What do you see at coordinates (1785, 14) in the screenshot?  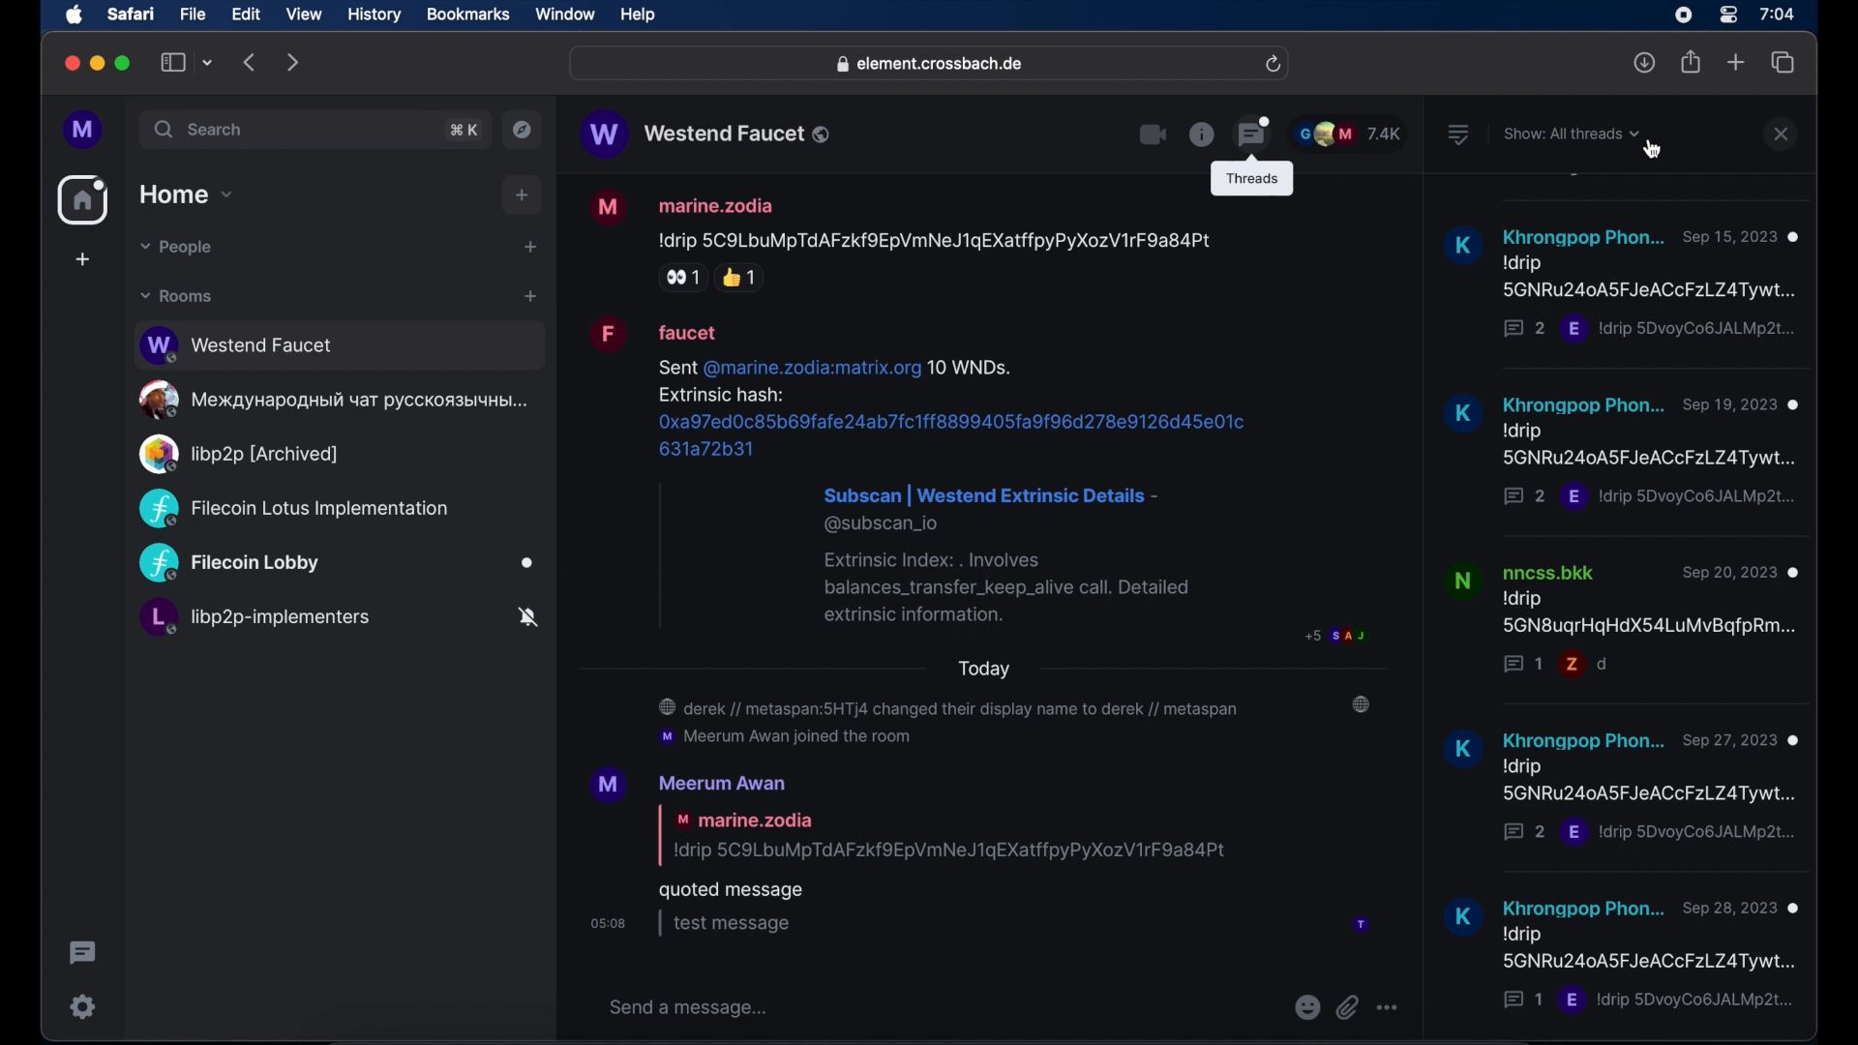 I see `7:04` at bounding box center [1785, 14].